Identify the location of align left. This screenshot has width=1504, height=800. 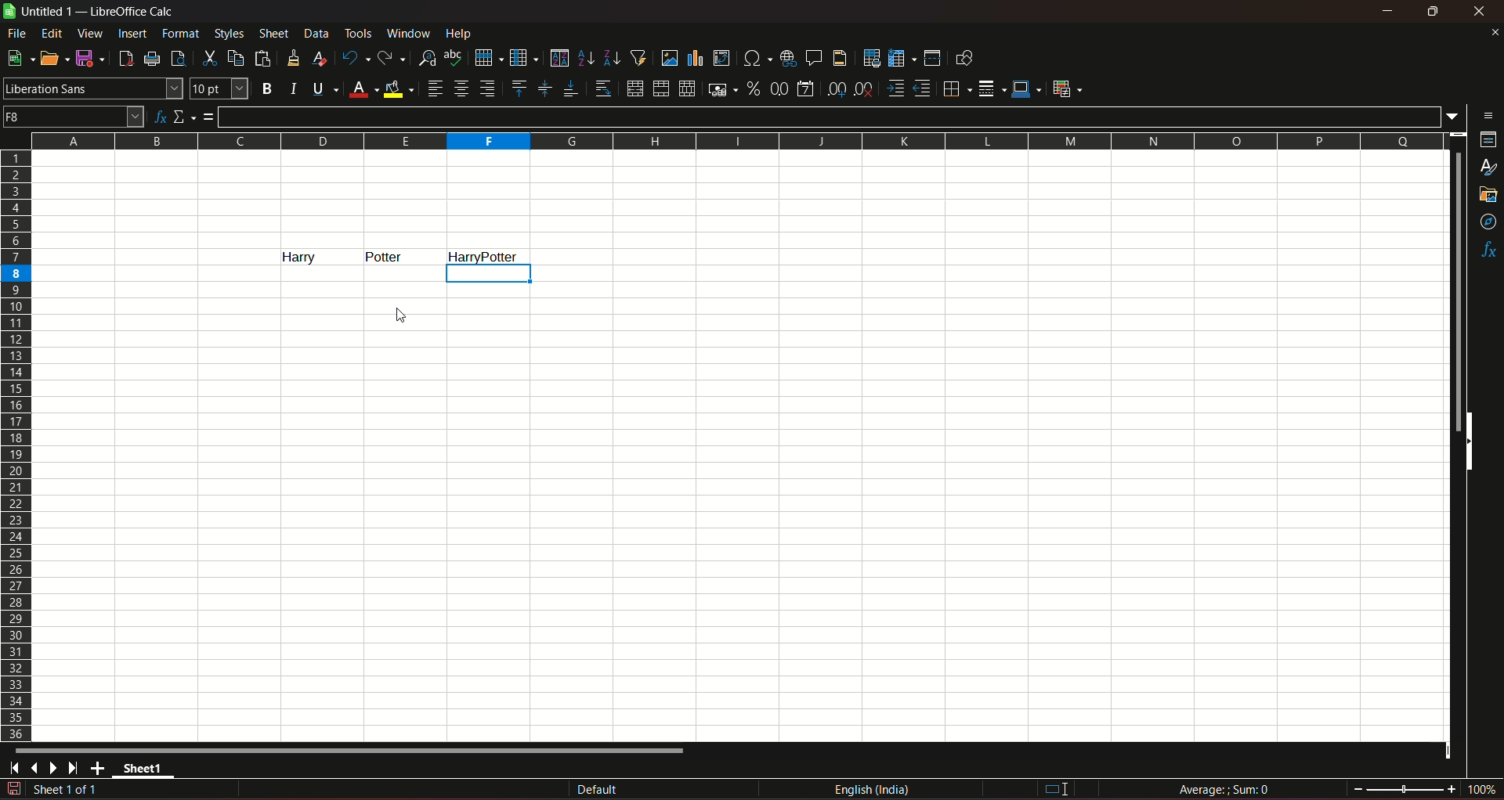
(435, 88).